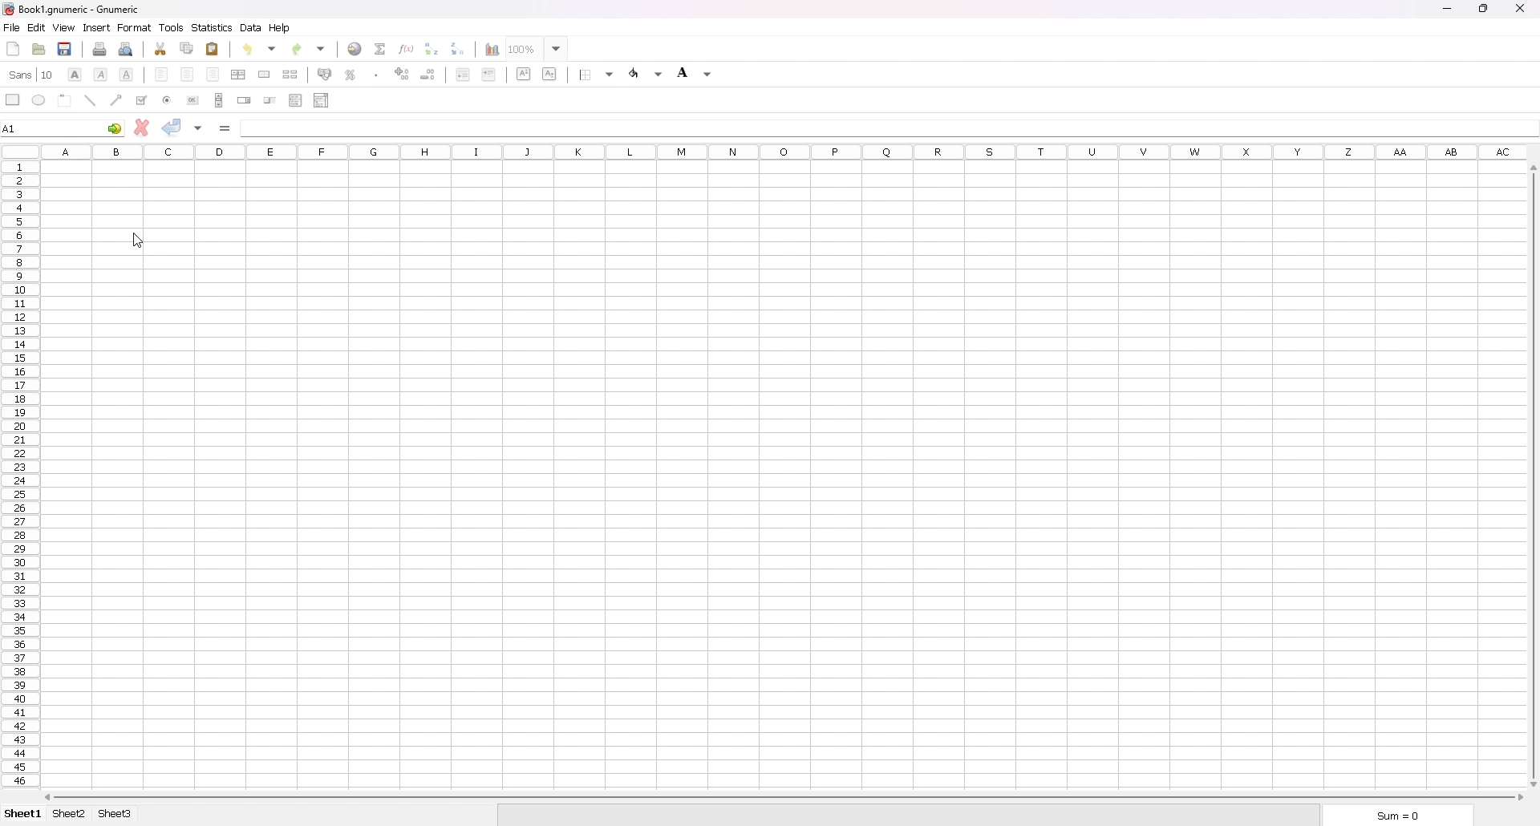 Image resolution: width=1540 pixels, height=826 pixels. Describe the element at coordinates (310, 48) in the screenshot. I see `redo` at that location.